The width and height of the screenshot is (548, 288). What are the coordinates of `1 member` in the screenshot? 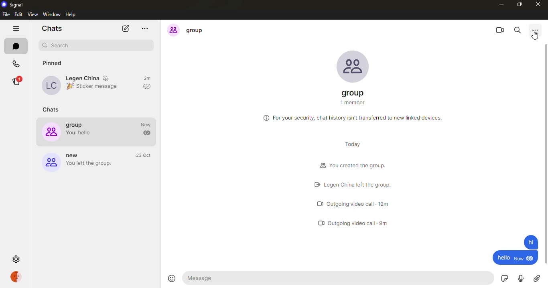 It's located at (353, 103).